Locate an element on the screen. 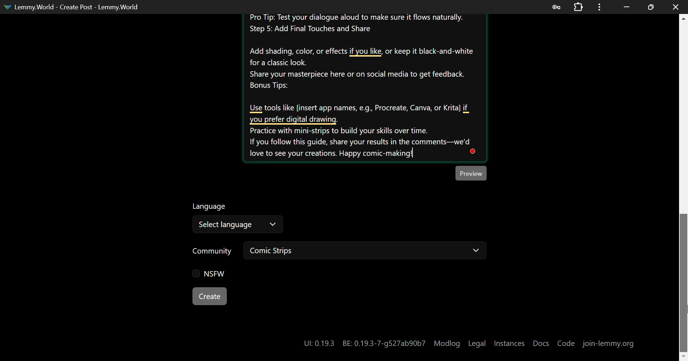 Image resolution: width=688 pixels, height=361 pixels. join-lemmy.org is located at coordinates (609, 343).